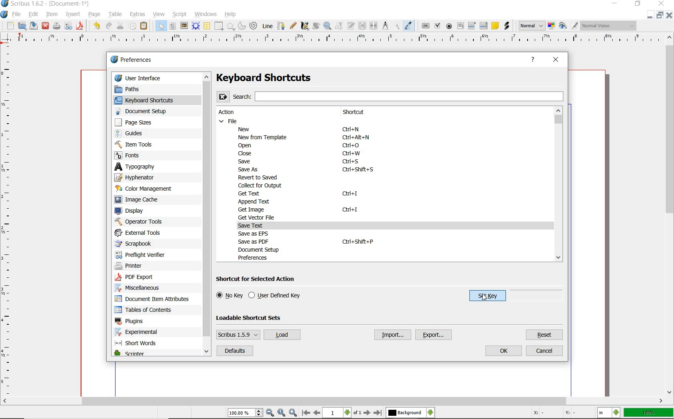 The height and width of the screenshot is (419, 674). What do you see at coordinates (253, 201) in the screenshot?
I see `append text` at bounding box center [253, 201].